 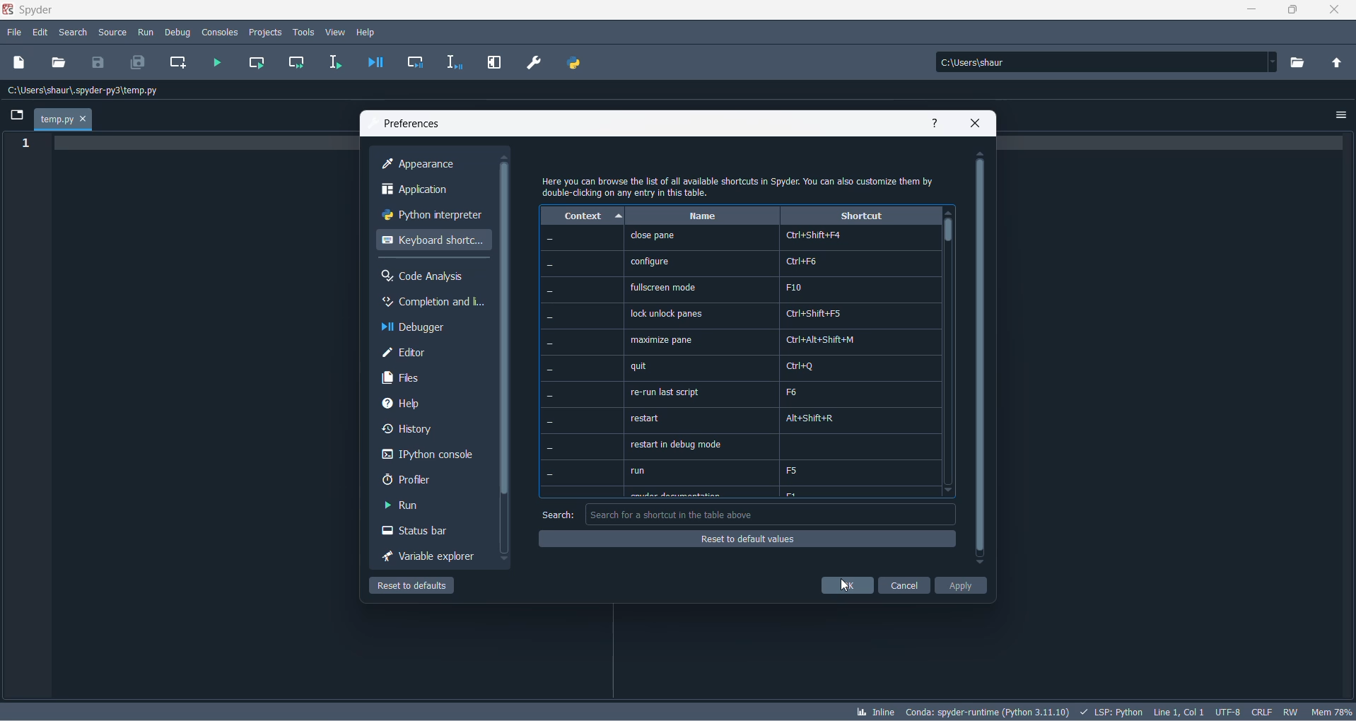 What do you see at coordinates (549, 292) in the screenshot?
I see `-` at bounding box center [549, 292].